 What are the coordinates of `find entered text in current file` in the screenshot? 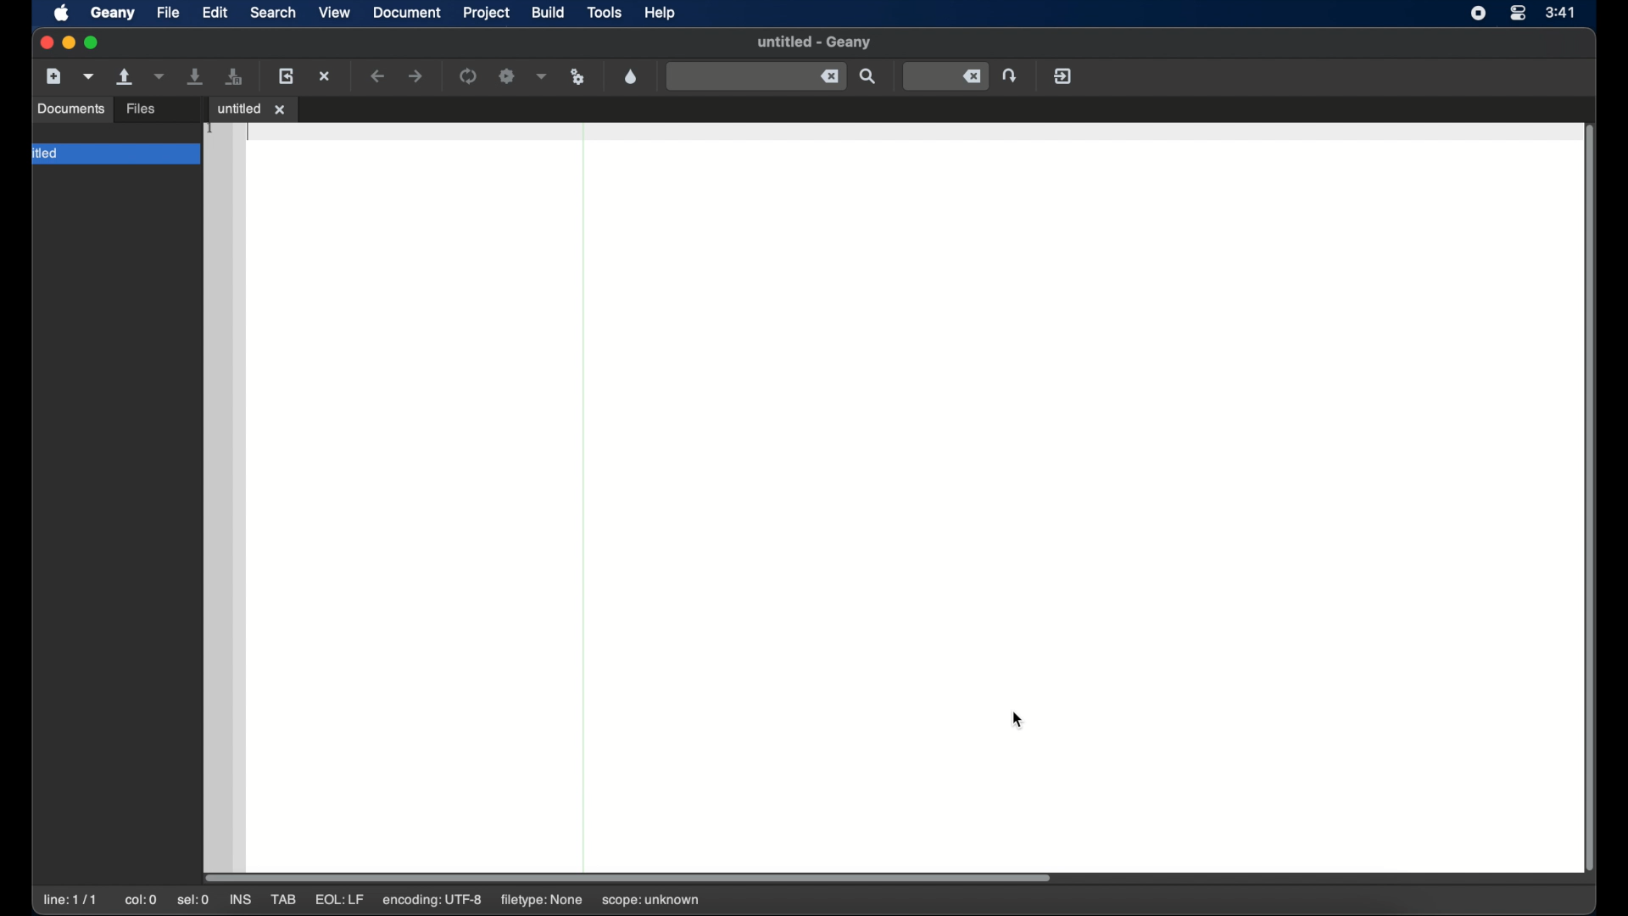 It's located at (756, 77).